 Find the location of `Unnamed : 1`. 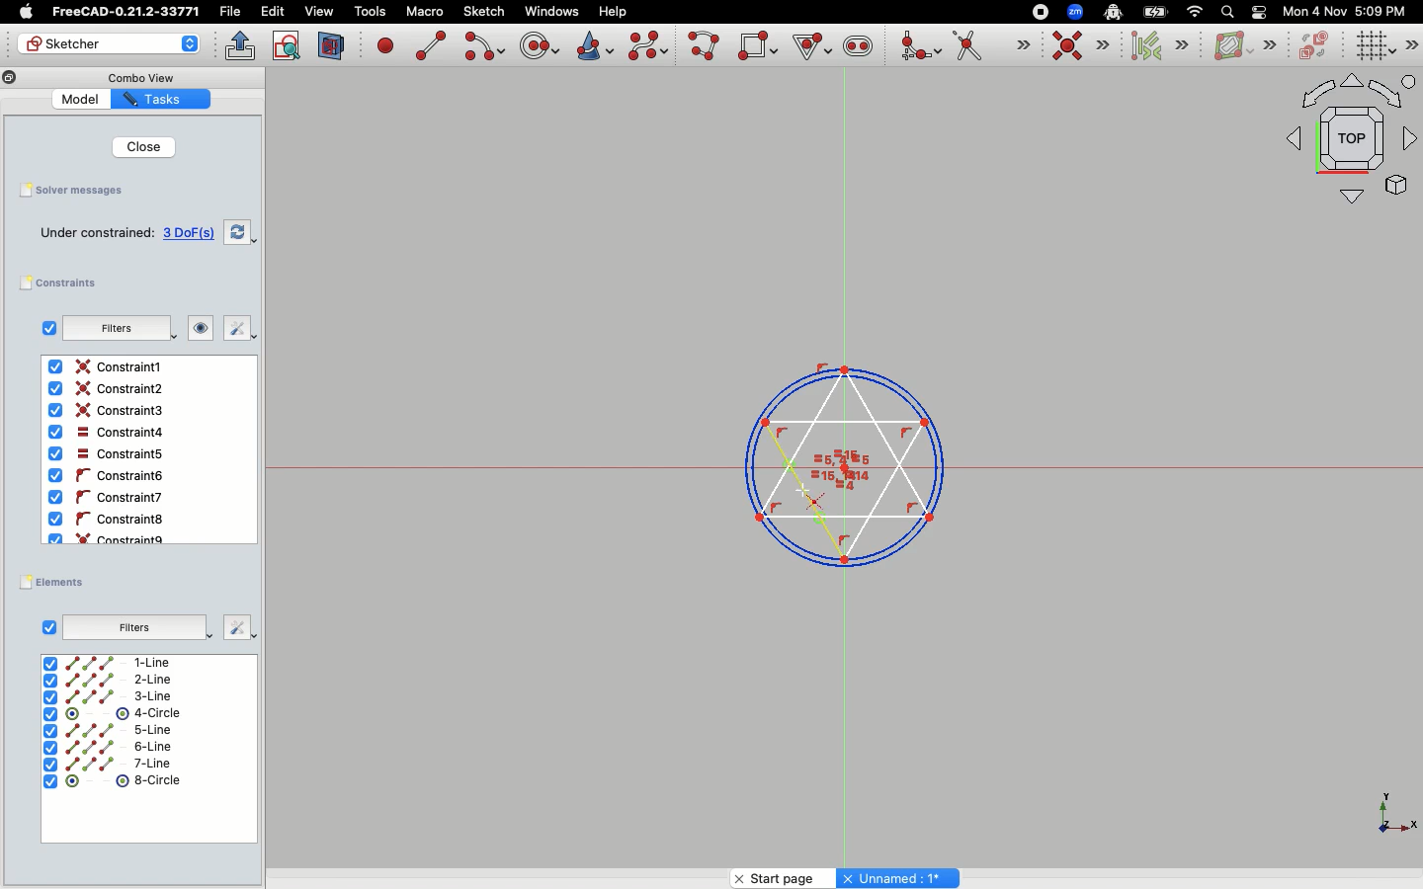

Unnamed : 1 is located at coordinates (897, 875).